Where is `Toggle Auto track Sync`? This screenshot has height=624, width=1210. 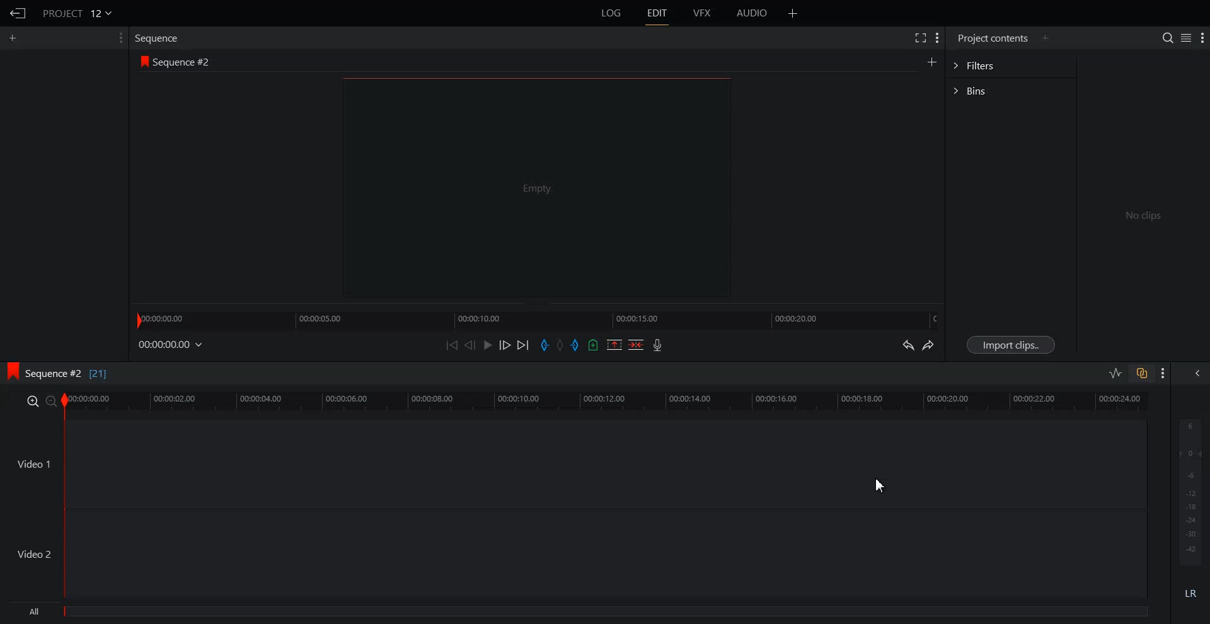
Toggle Auto track Sync is located at coordinates (1141, 373).